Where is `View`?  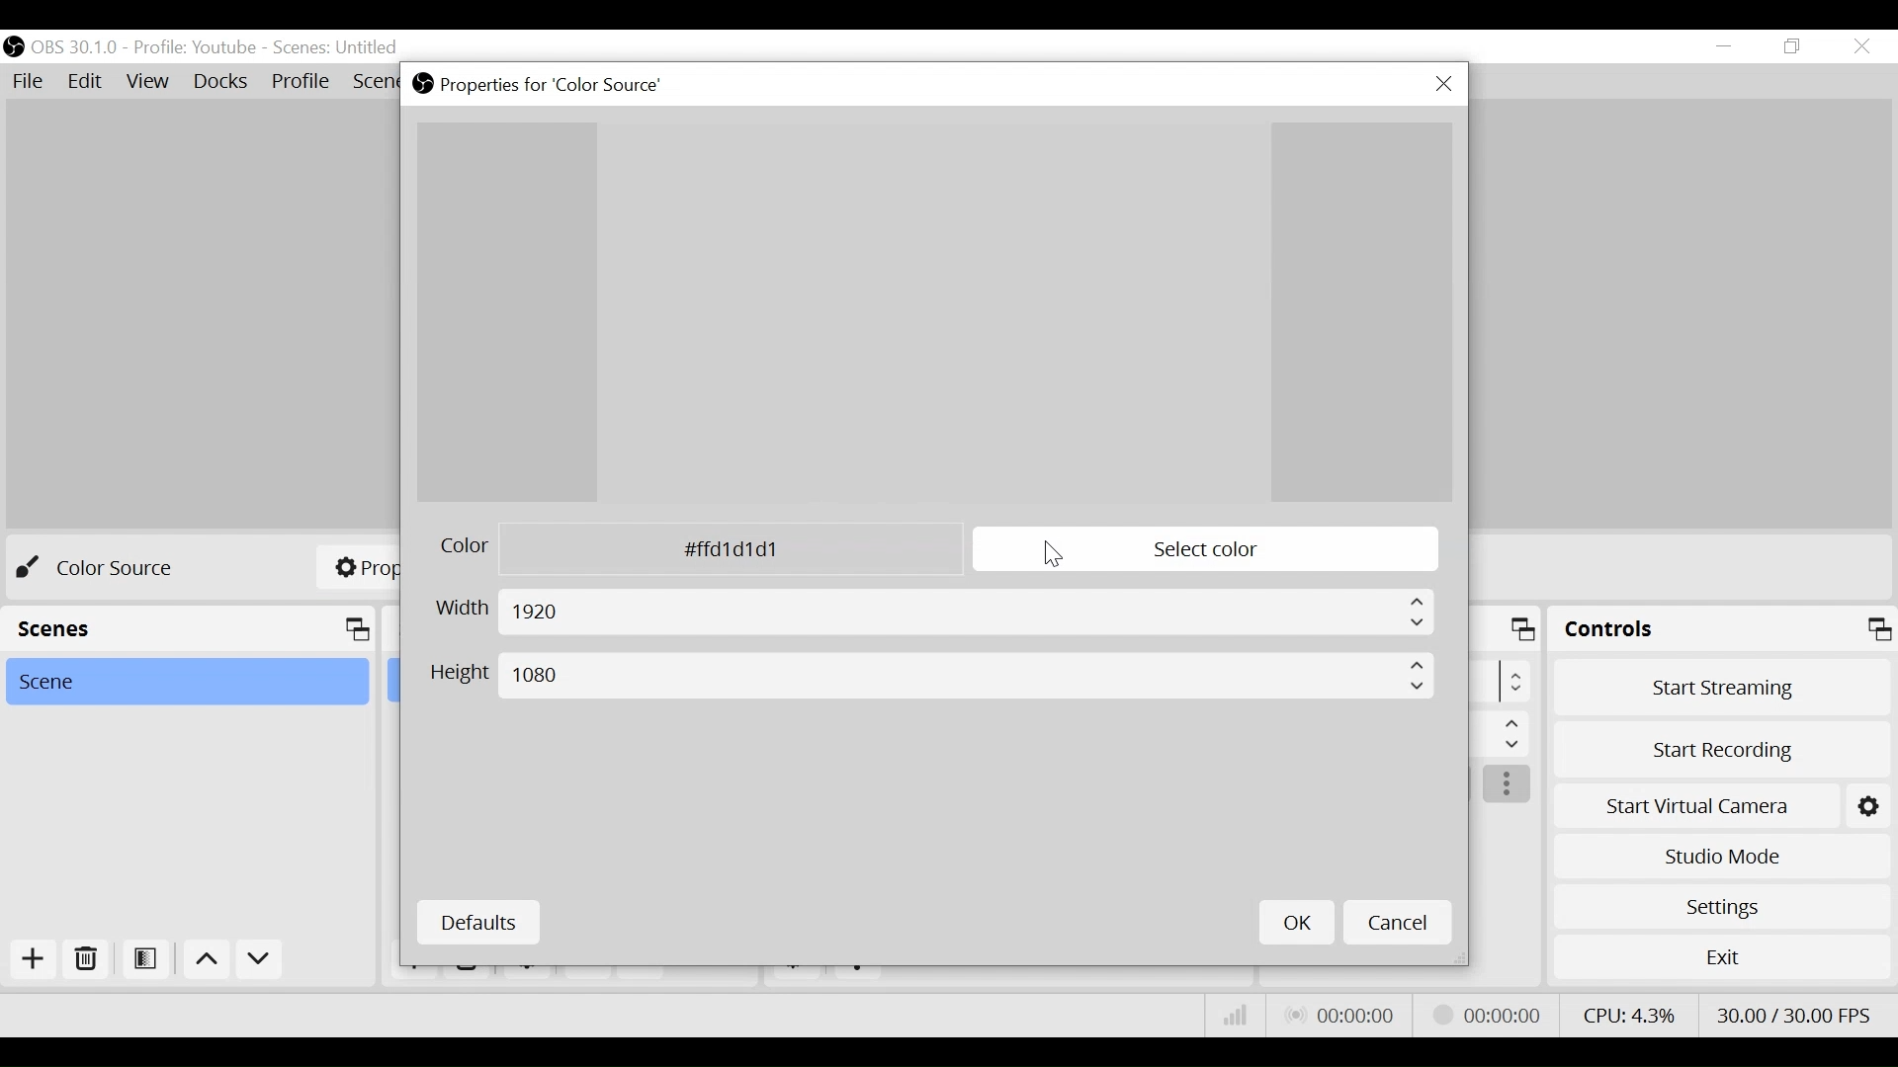
View is located at coordinates (146, 81).